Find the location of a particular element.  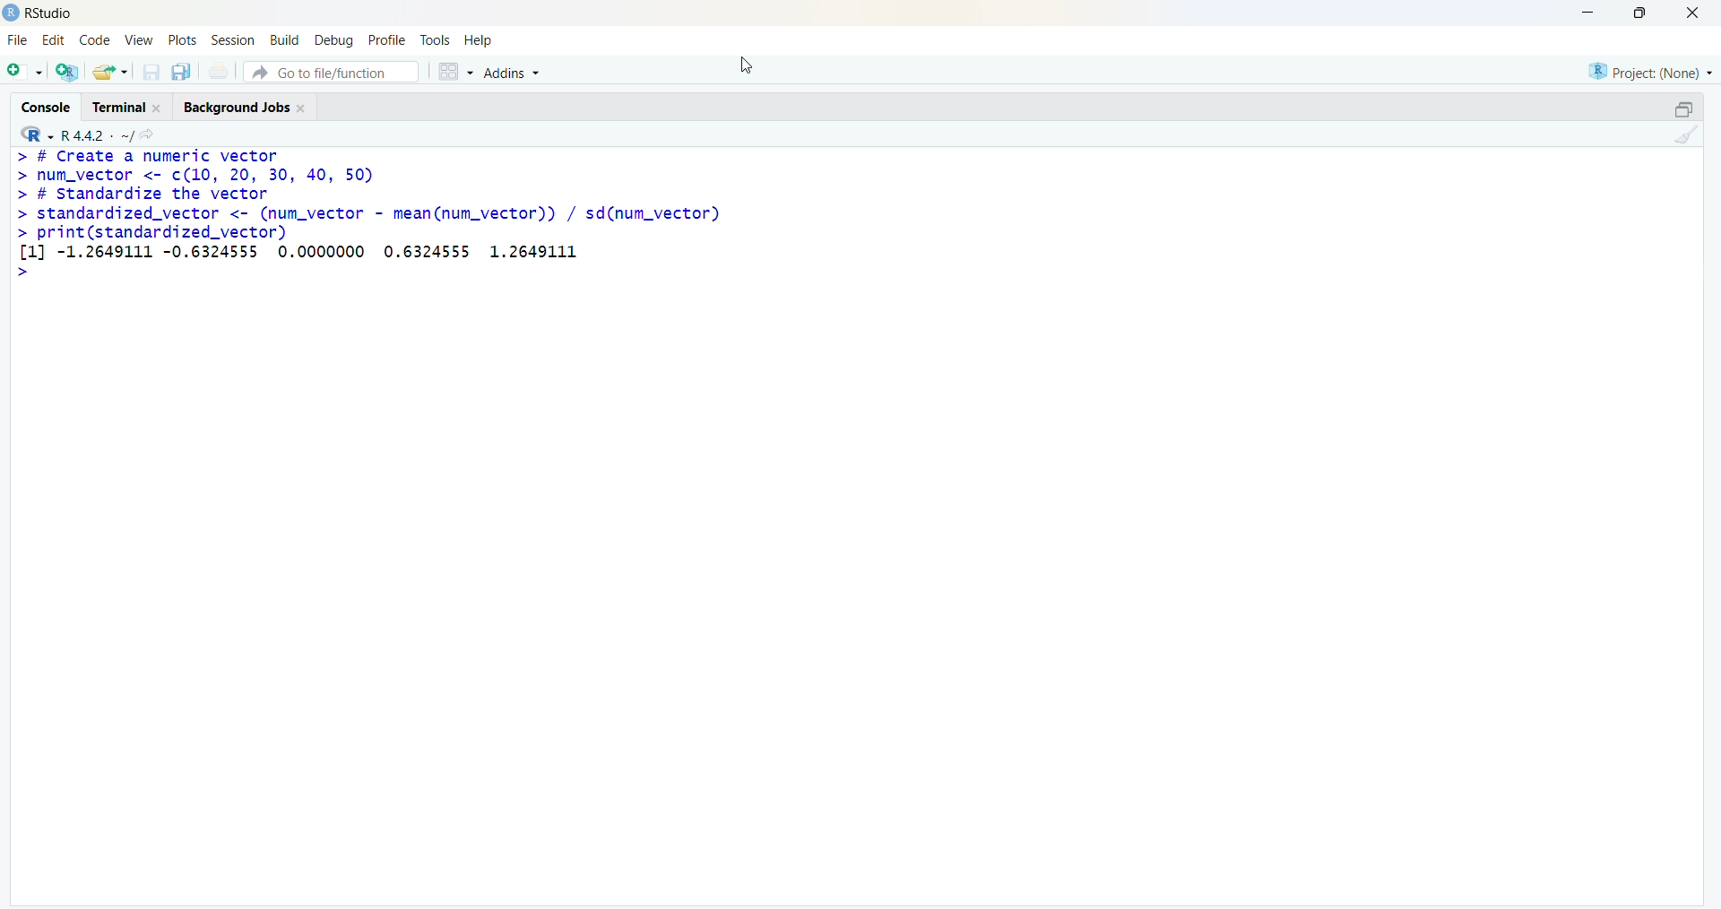

print is located at coordinates (219, 70).